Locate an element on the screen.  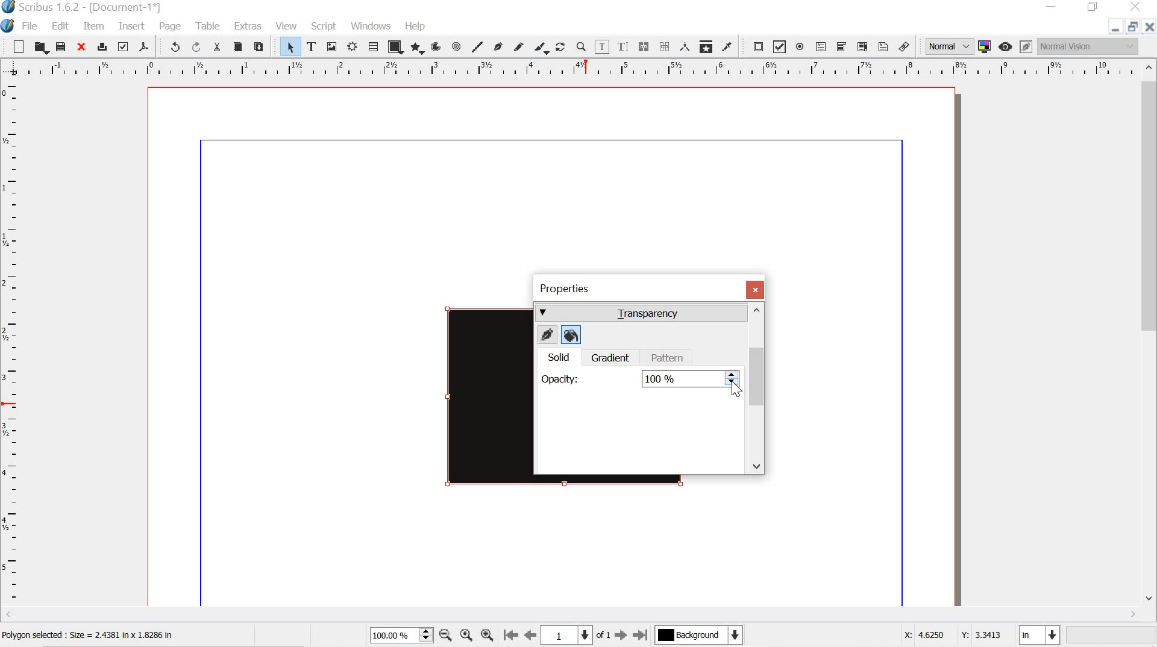
extras is located at coordinates (247, 27).